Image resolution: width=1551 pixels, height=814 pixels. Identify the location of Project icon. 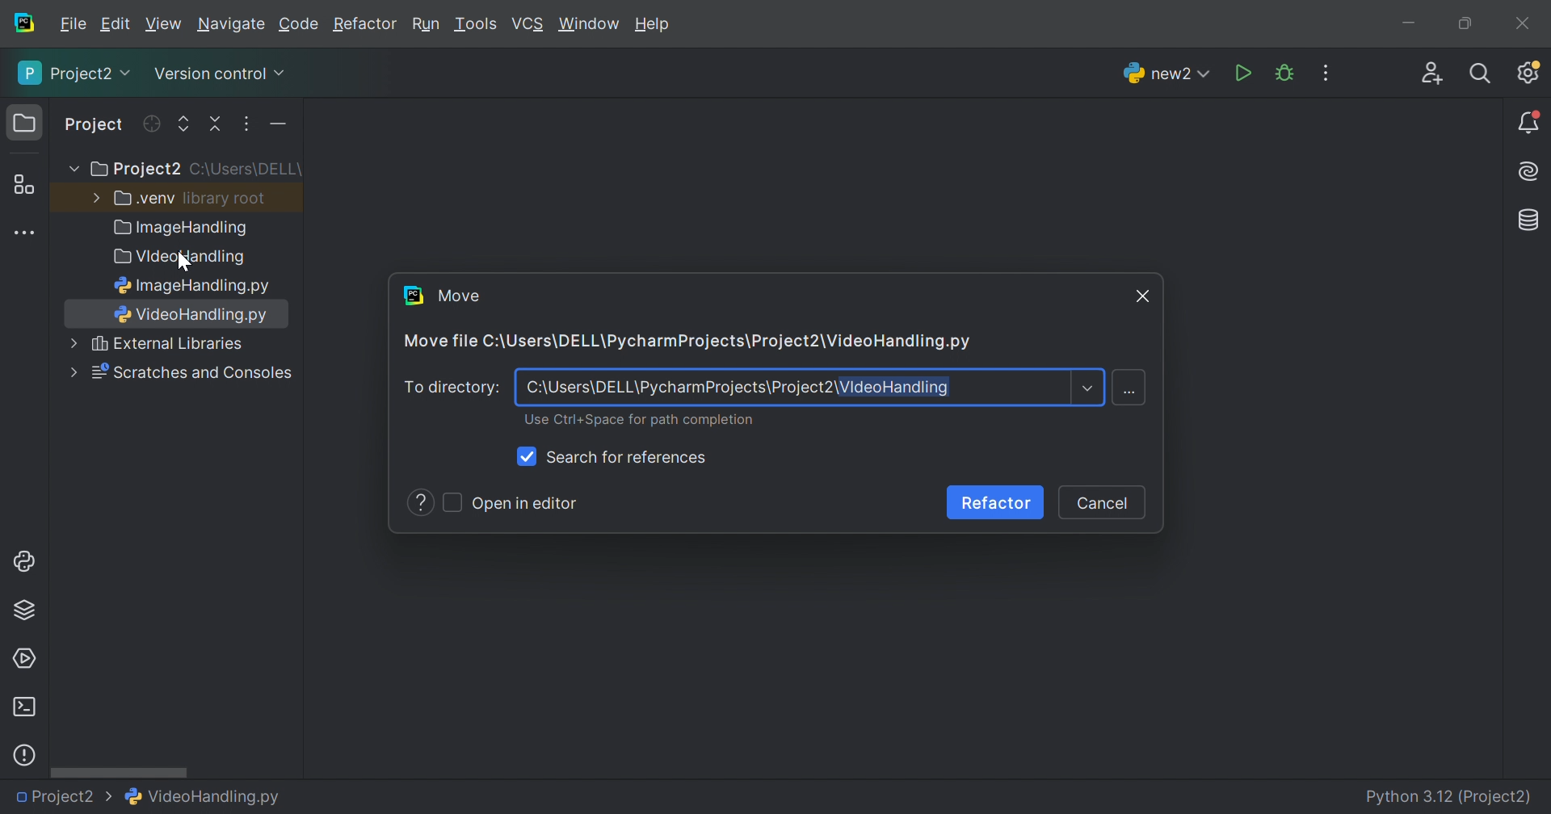
(27, 124).